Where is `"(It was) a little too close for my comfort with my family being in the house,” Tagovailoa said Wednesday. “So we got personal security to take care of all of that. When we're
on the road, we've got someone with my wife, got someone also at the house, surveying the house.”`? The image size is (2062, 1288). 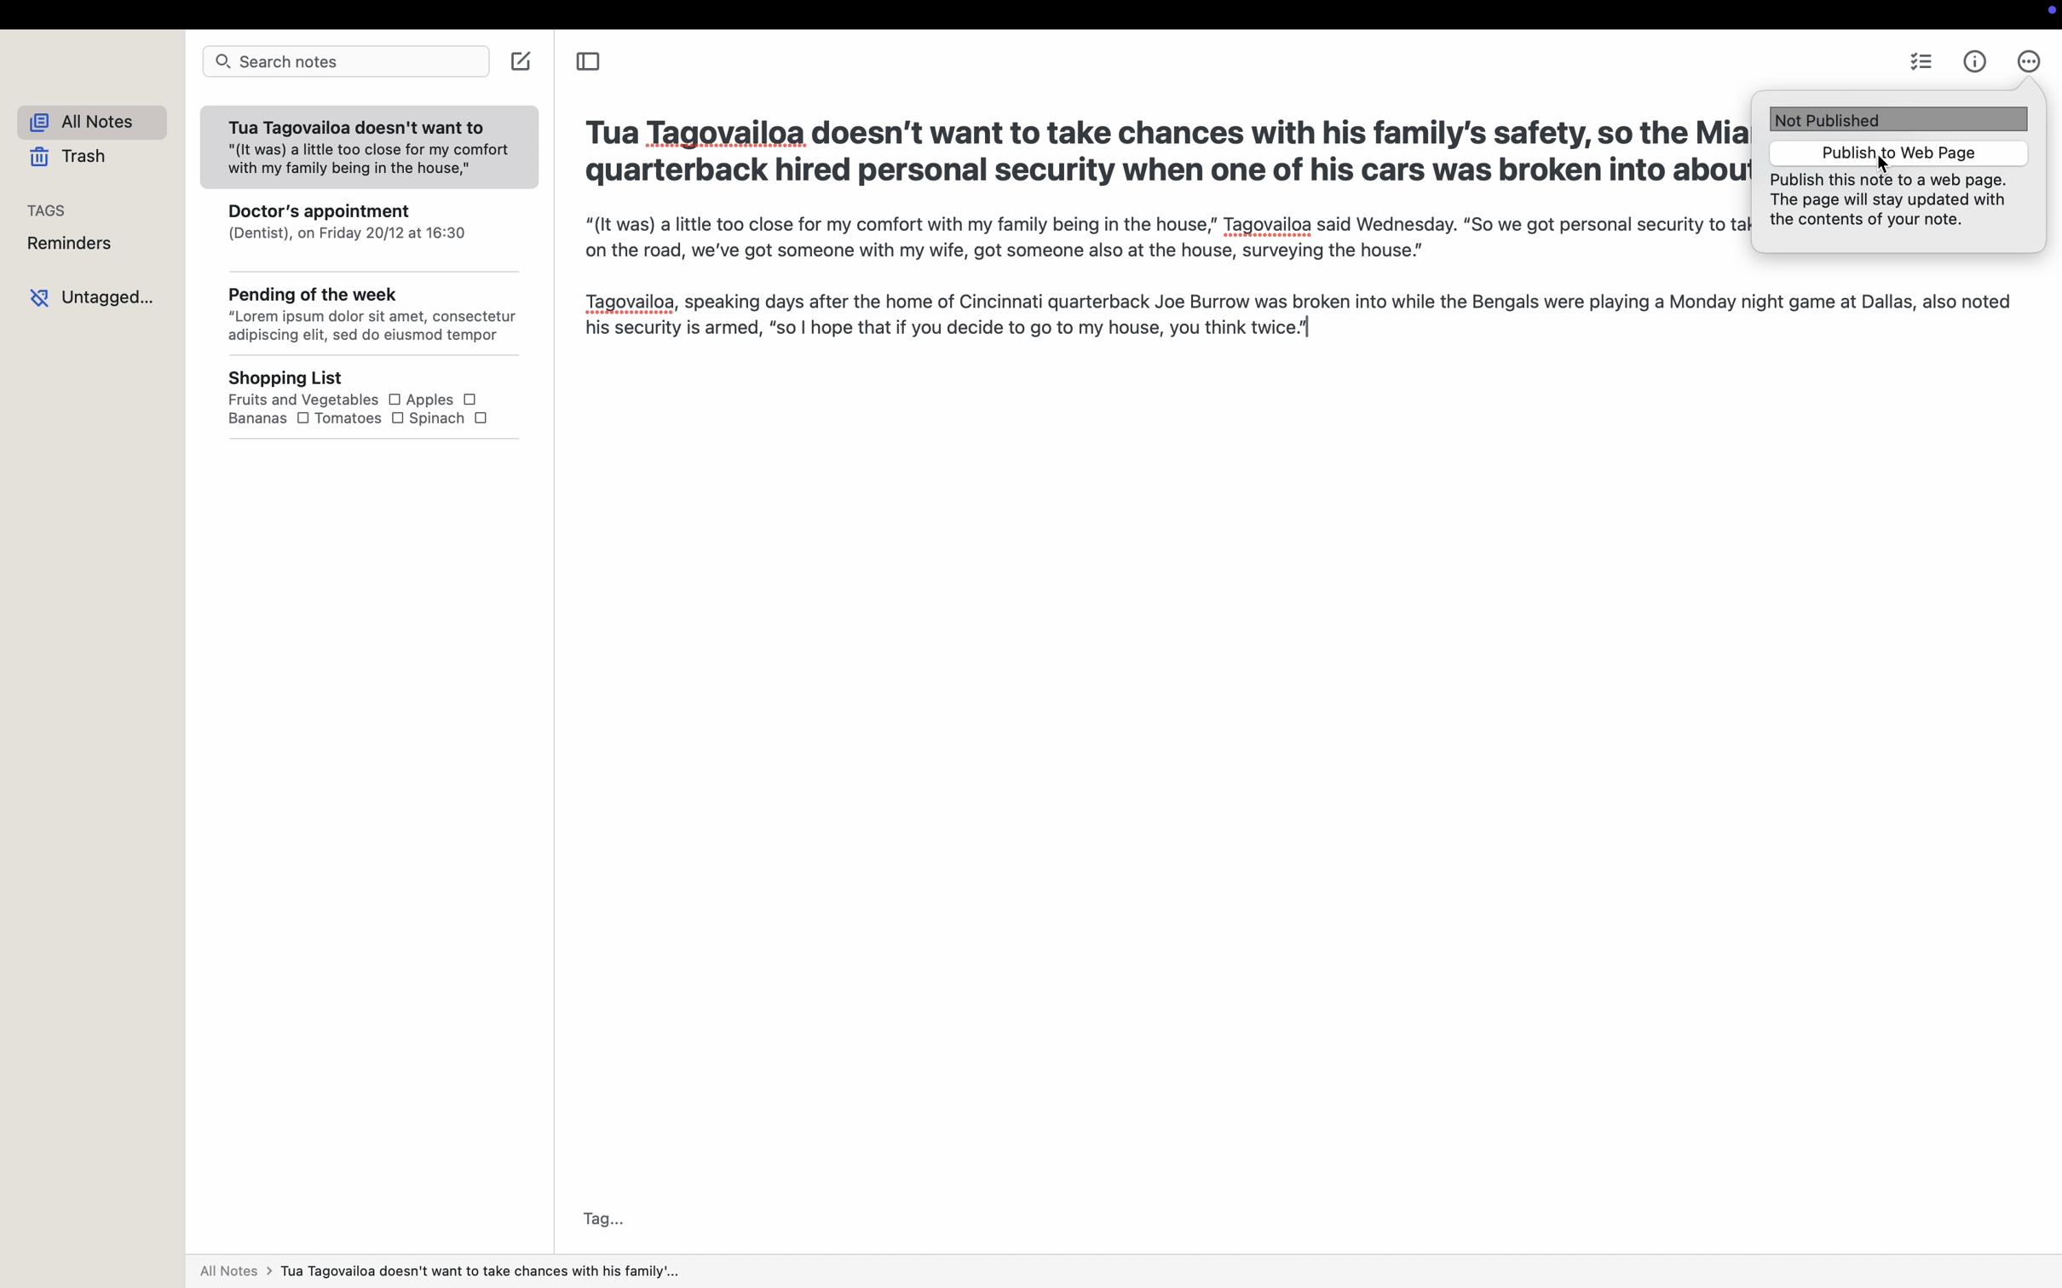
"(It was) a little too close for my comfort with my family being in the house,” Tagovailoa said Wednesday. “So we got personal security to take care of all of that. When we're
on the road, we've got someone with my wife, got someone also at the house, surveying the house.” is located at coordinates (1160, 238).